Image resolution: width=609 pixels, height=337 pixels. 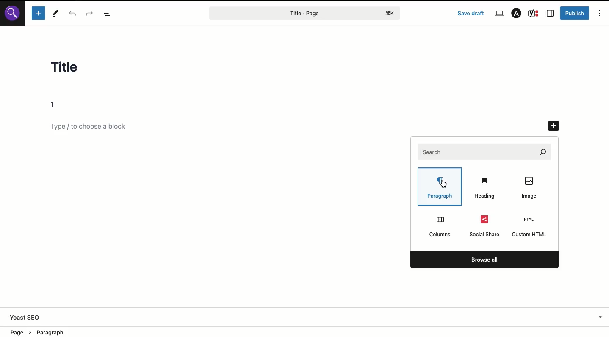 What do you see at coordinates (47, 331) in the screenshot?
I see `Location` at bounding box center [47, 331].